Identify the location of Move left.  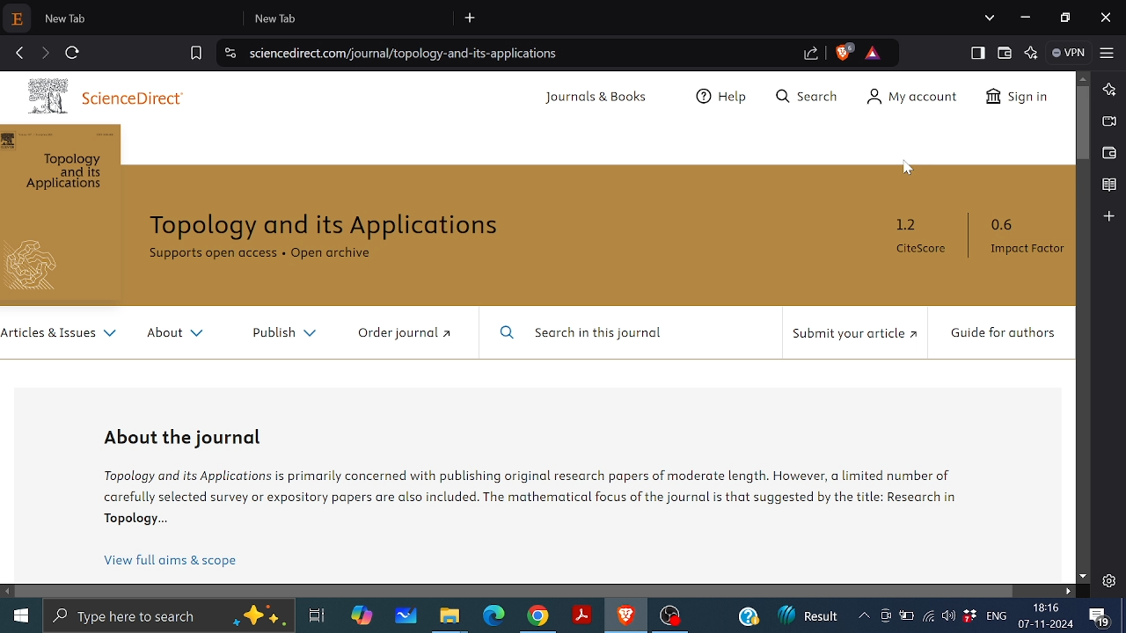
(8, 592).